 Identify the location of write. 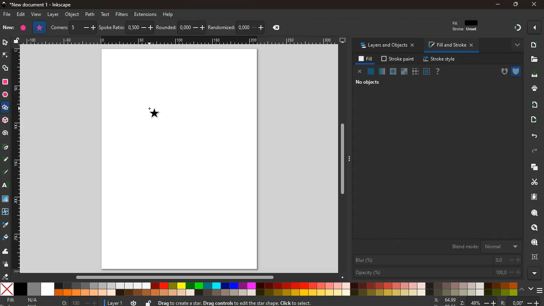
(6, 171).